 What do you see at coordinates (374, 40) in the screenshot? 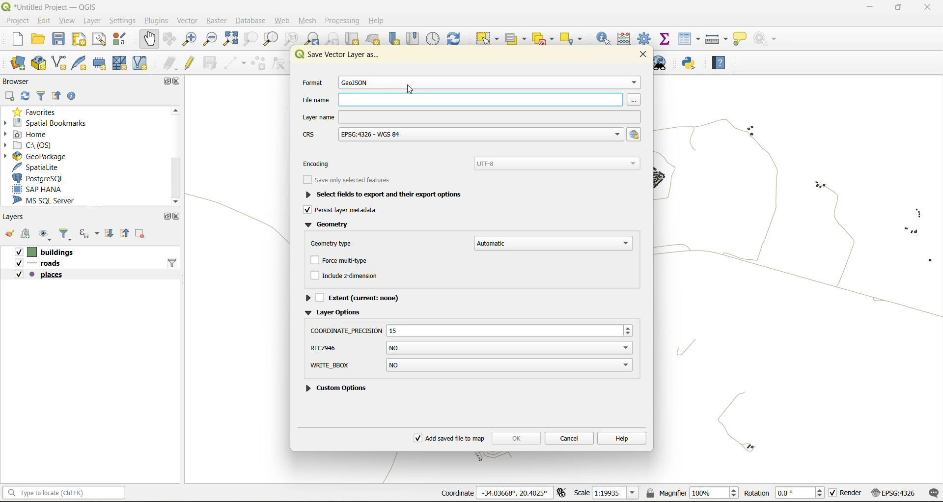
I see `new 3d map view` at bounding box center [374, 40].